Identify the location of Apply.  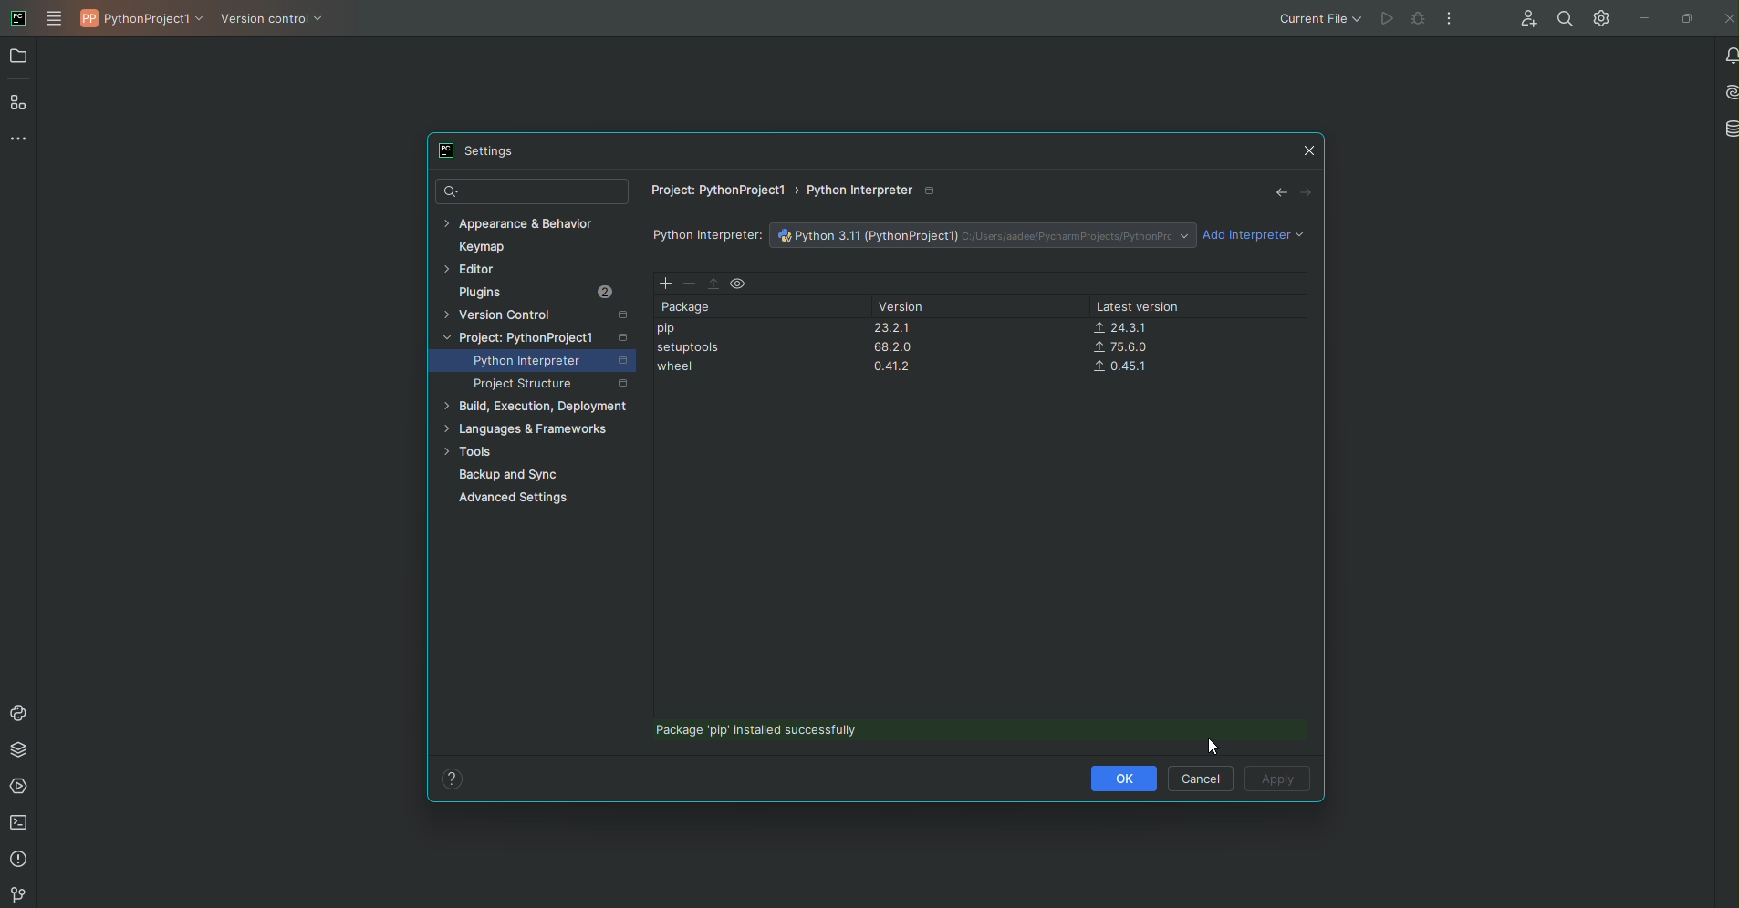
(1277, 780).